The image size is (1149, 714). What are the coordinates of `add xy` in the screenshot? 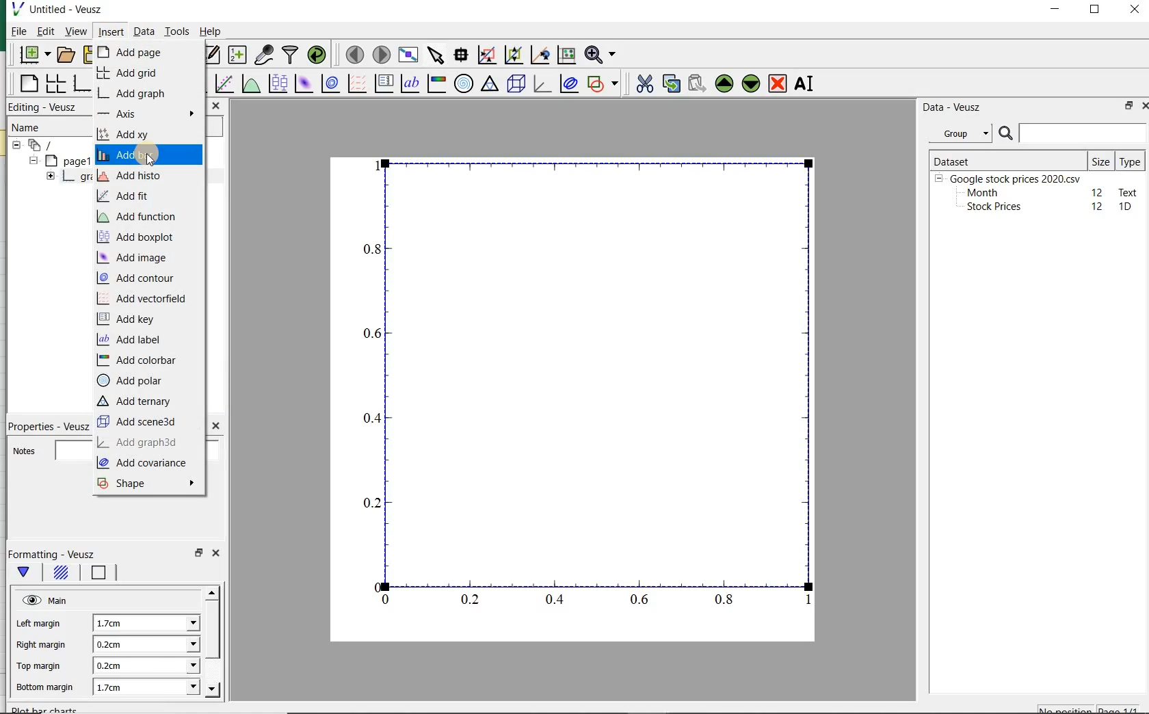 It's located at (145, 135).